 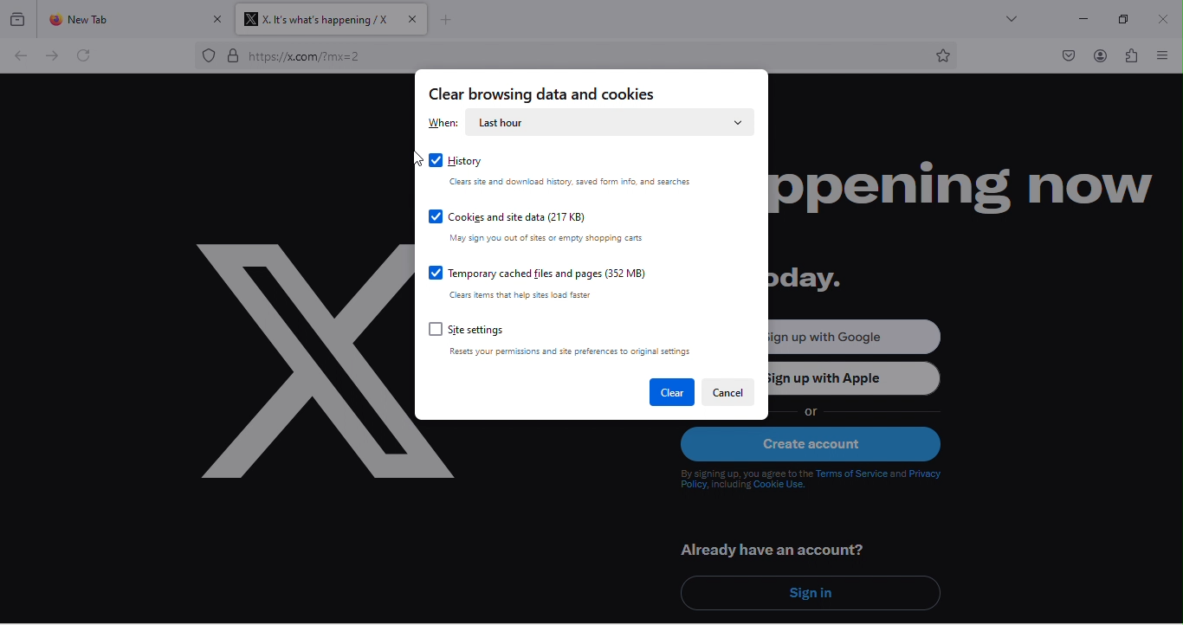 I want to click on happening now, so click(x=975, y=185).